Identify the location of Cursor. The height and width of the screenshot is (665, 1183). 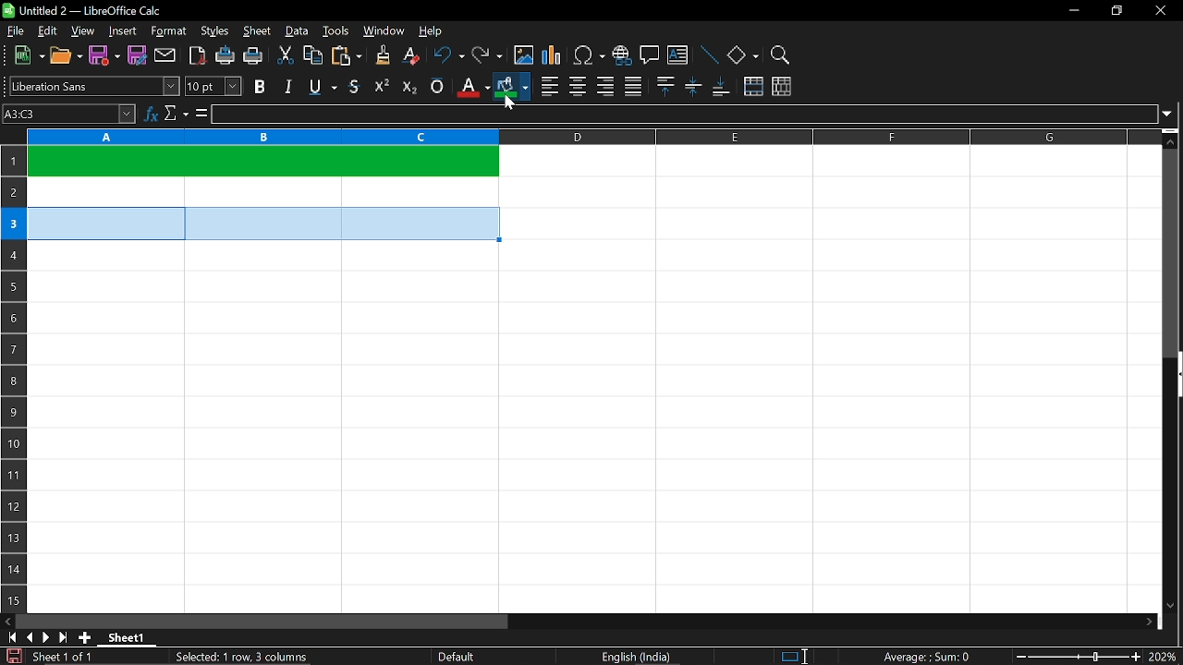
(509, 103).